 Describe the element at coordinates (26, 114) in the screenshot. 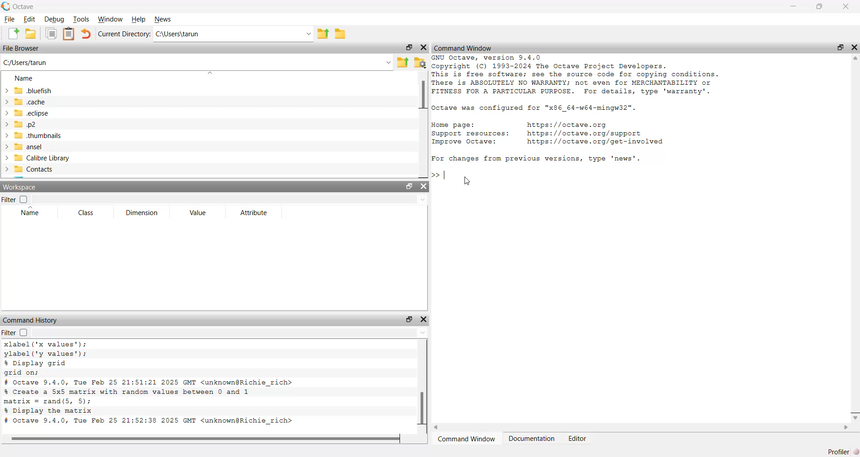

I see `ech` at that location.